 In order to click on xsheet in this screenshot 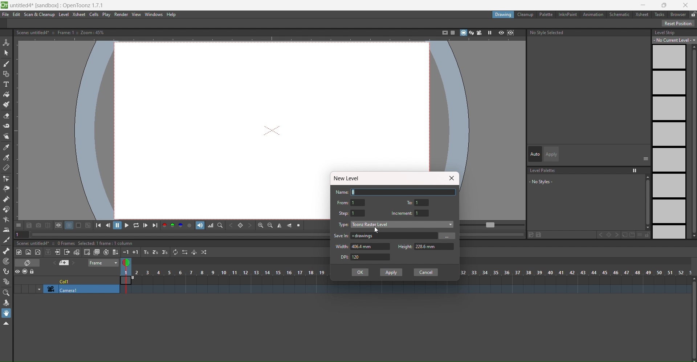, I will do `click(80, 15)`.